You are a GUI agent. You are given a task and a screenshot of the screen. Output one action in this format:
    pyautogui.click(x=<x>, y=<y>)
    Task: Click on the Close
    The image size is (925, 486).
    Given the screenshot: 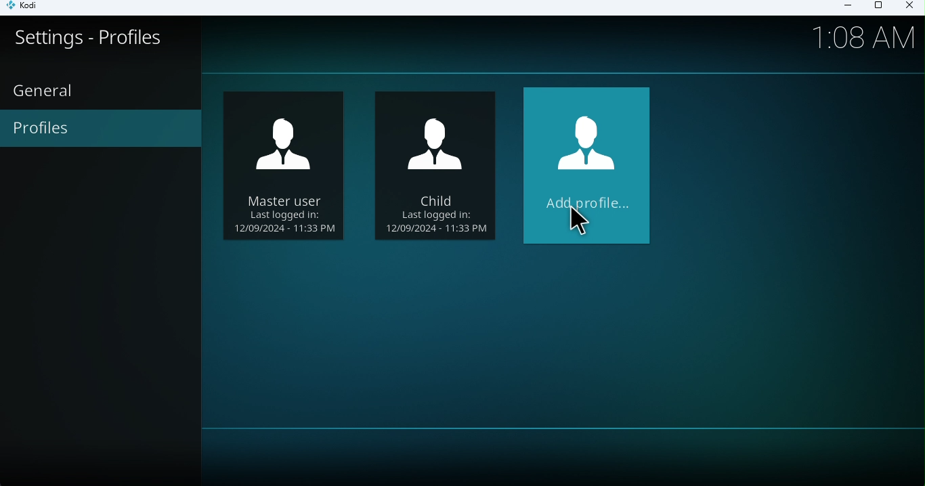 What is the action you would take?
    pyautogui.click(x=907, y=7)
    